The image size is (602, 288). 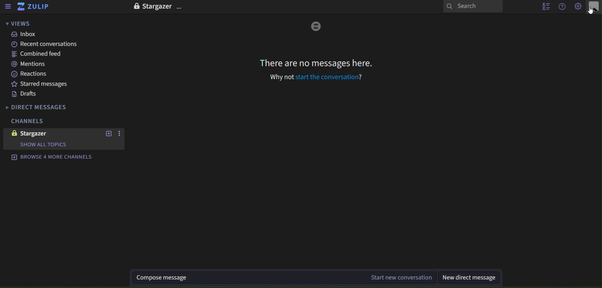 I want to click on stargazer, so click(x=33, y=133).